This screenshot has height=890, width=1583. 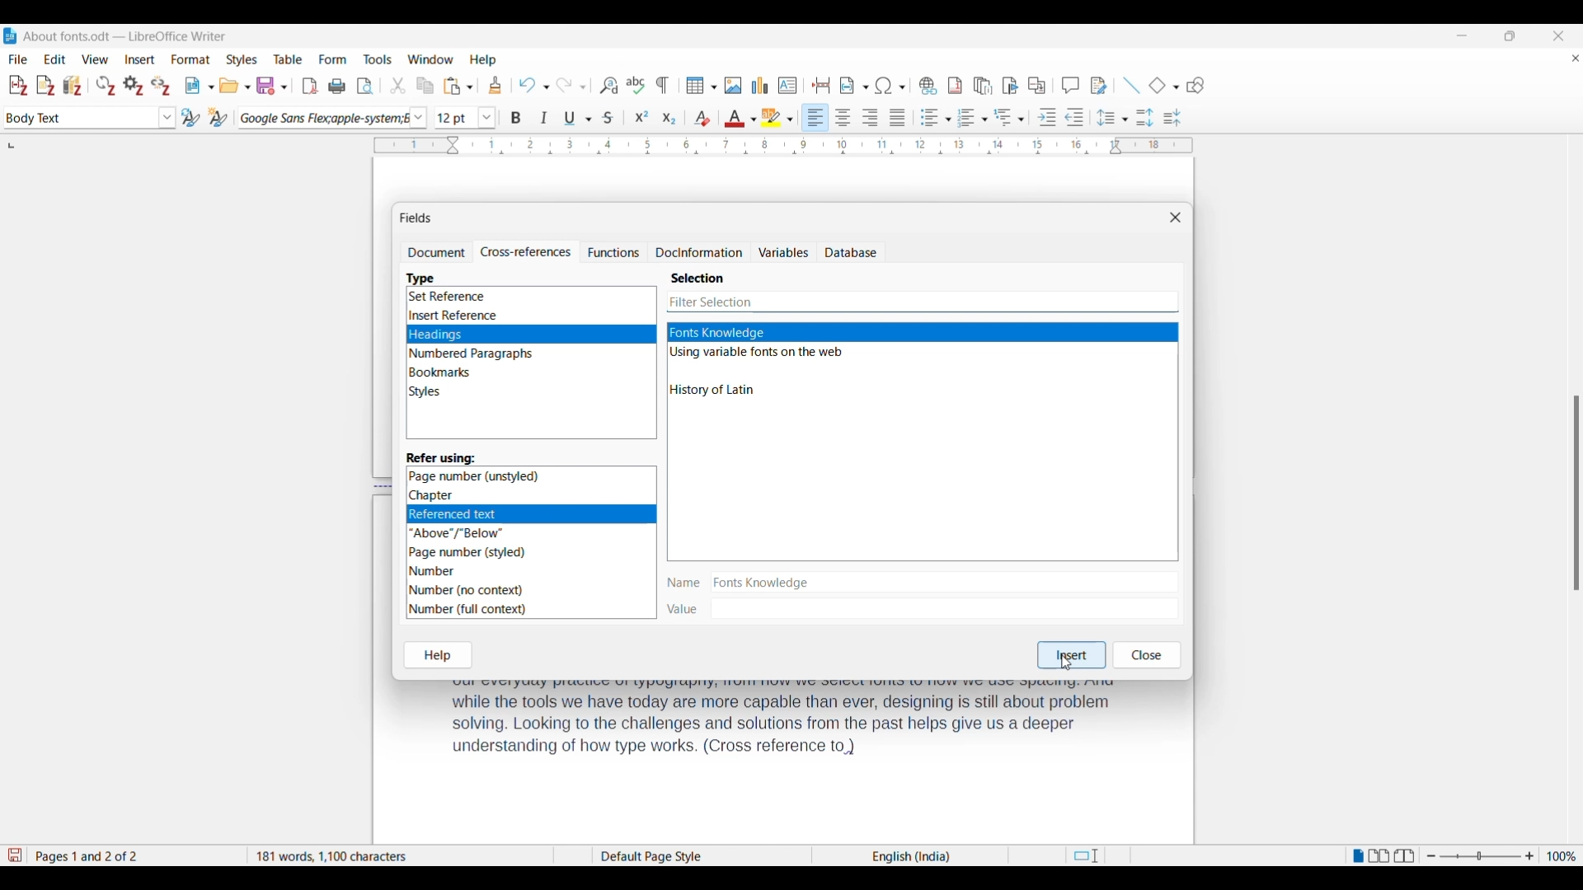 What do you see at coordinates (1011, 87) in the screenshot?
I see `Insert bookmark` at bounding box center [1011, 87].